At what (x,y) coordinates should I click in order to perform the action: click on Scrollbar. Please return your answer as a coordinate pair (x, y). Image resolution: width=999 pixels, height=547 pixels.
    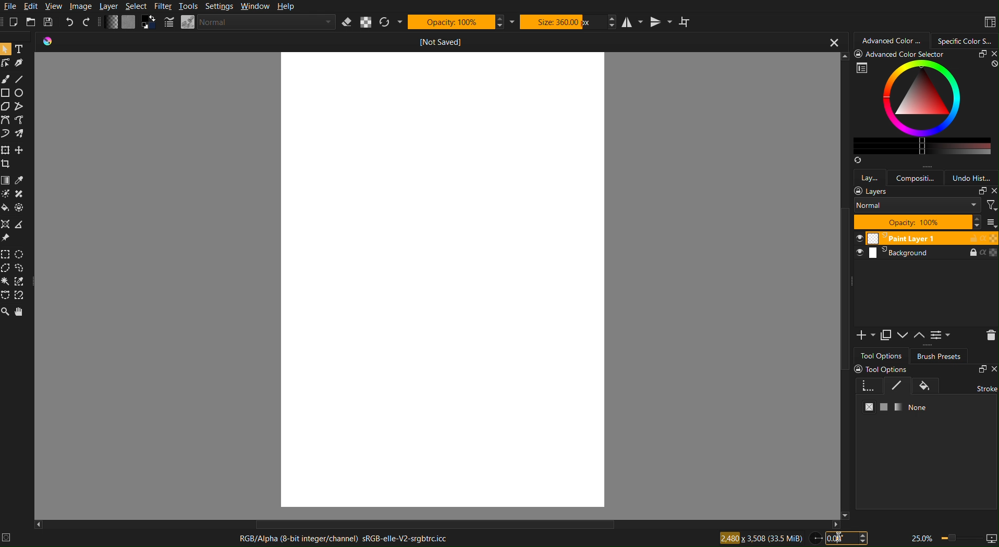
    Looking at the image, I should click on (434, 524).